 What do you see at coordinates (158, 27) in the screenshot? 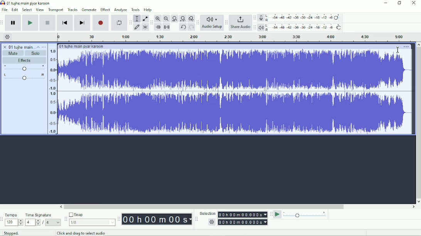
I see `Trim audio outside selection` at bounding box center [158, 27].